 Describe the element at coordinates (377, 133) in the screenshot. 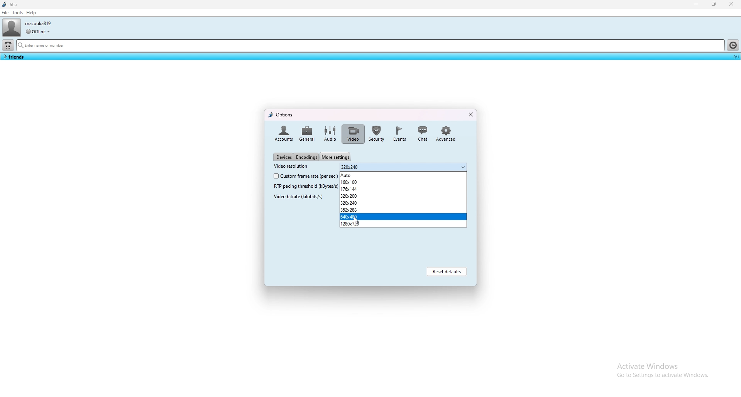

I see `Security` at that location.